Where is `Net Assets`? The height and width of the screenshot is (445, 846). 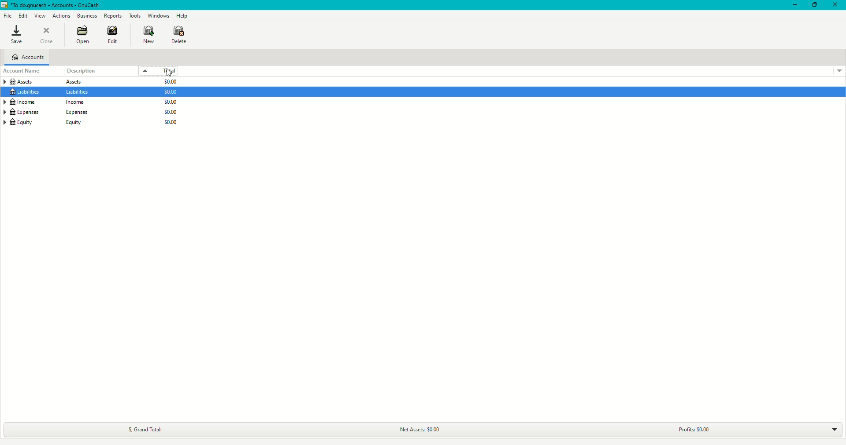 Net Assets is located at coordinates (419, 427).